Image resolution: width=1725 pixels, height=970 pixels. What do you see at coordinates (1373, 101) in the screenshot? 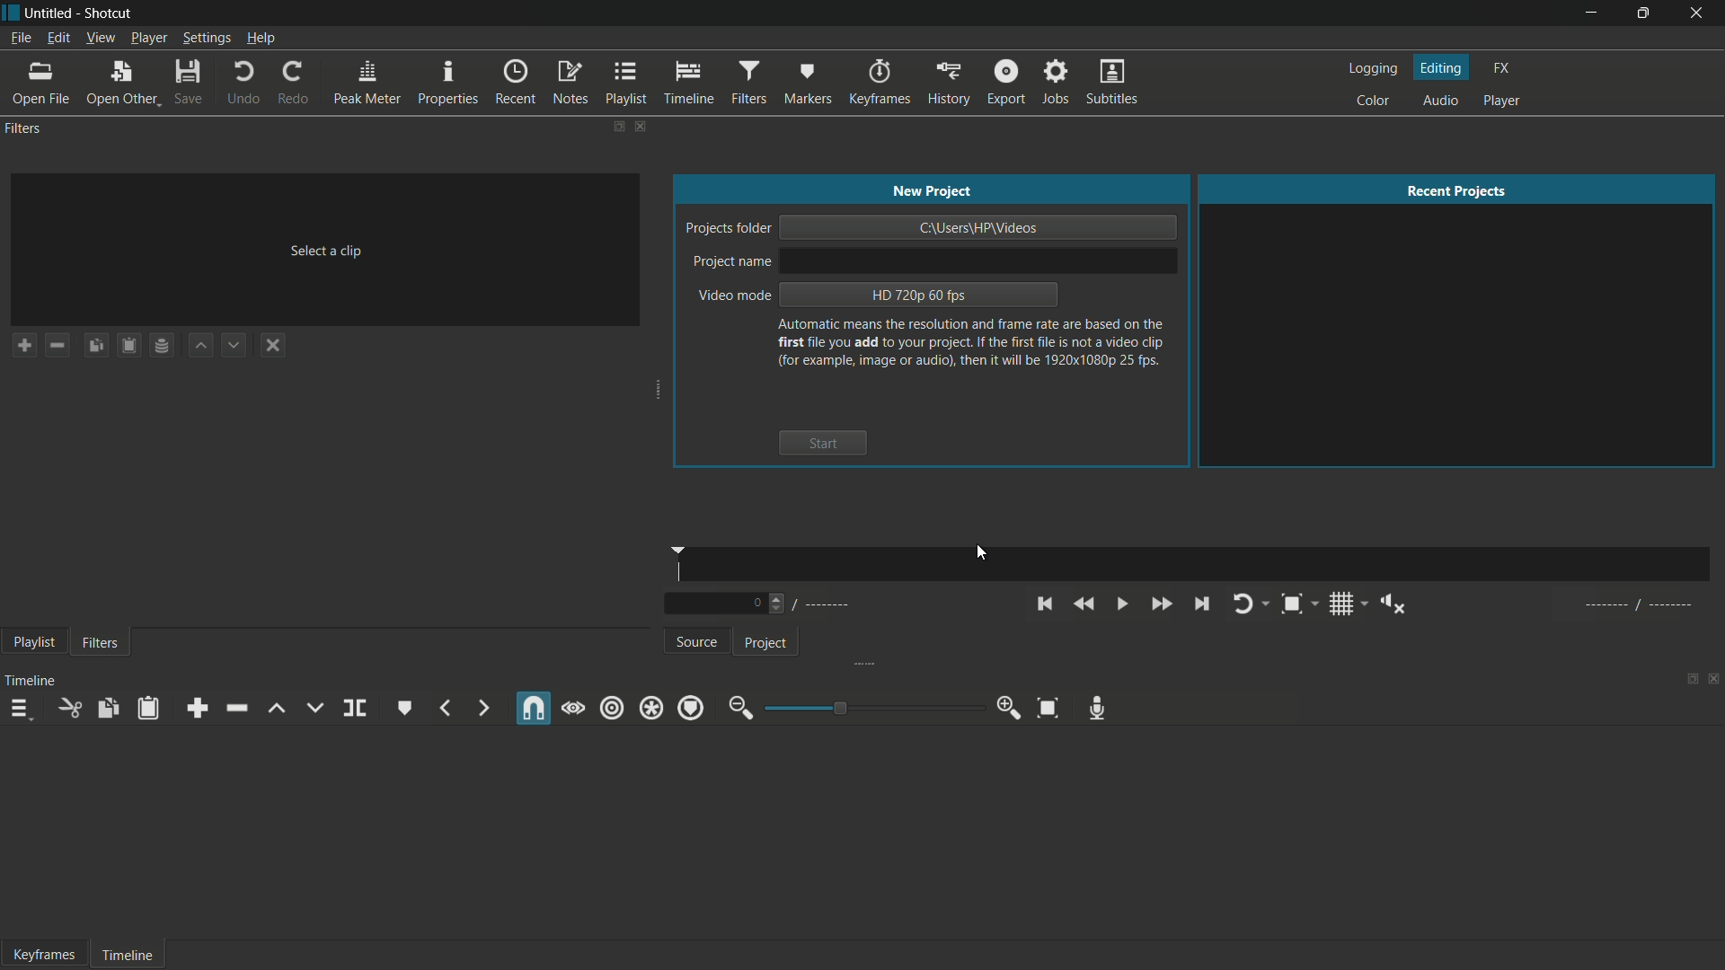
I see `color` at bounding box center [1373, 101].